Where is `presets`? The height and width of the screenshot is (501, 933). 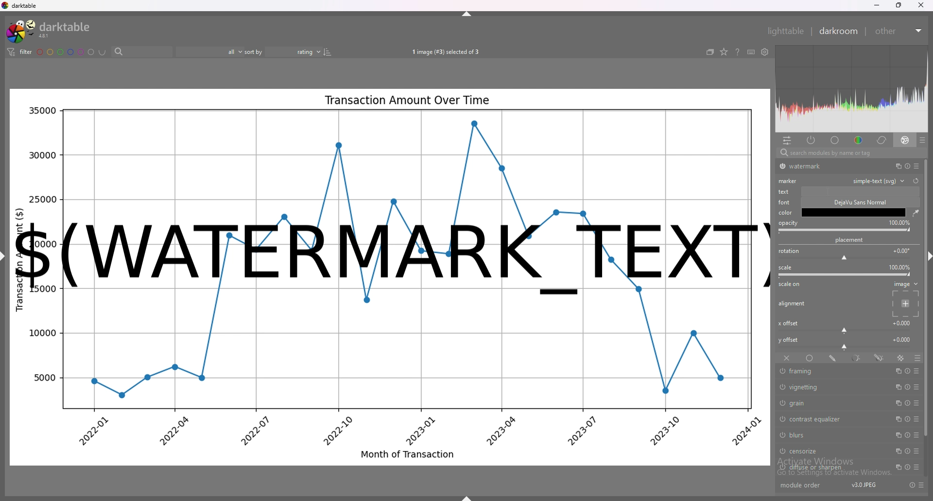
presets is located at coordinates (917, 371).